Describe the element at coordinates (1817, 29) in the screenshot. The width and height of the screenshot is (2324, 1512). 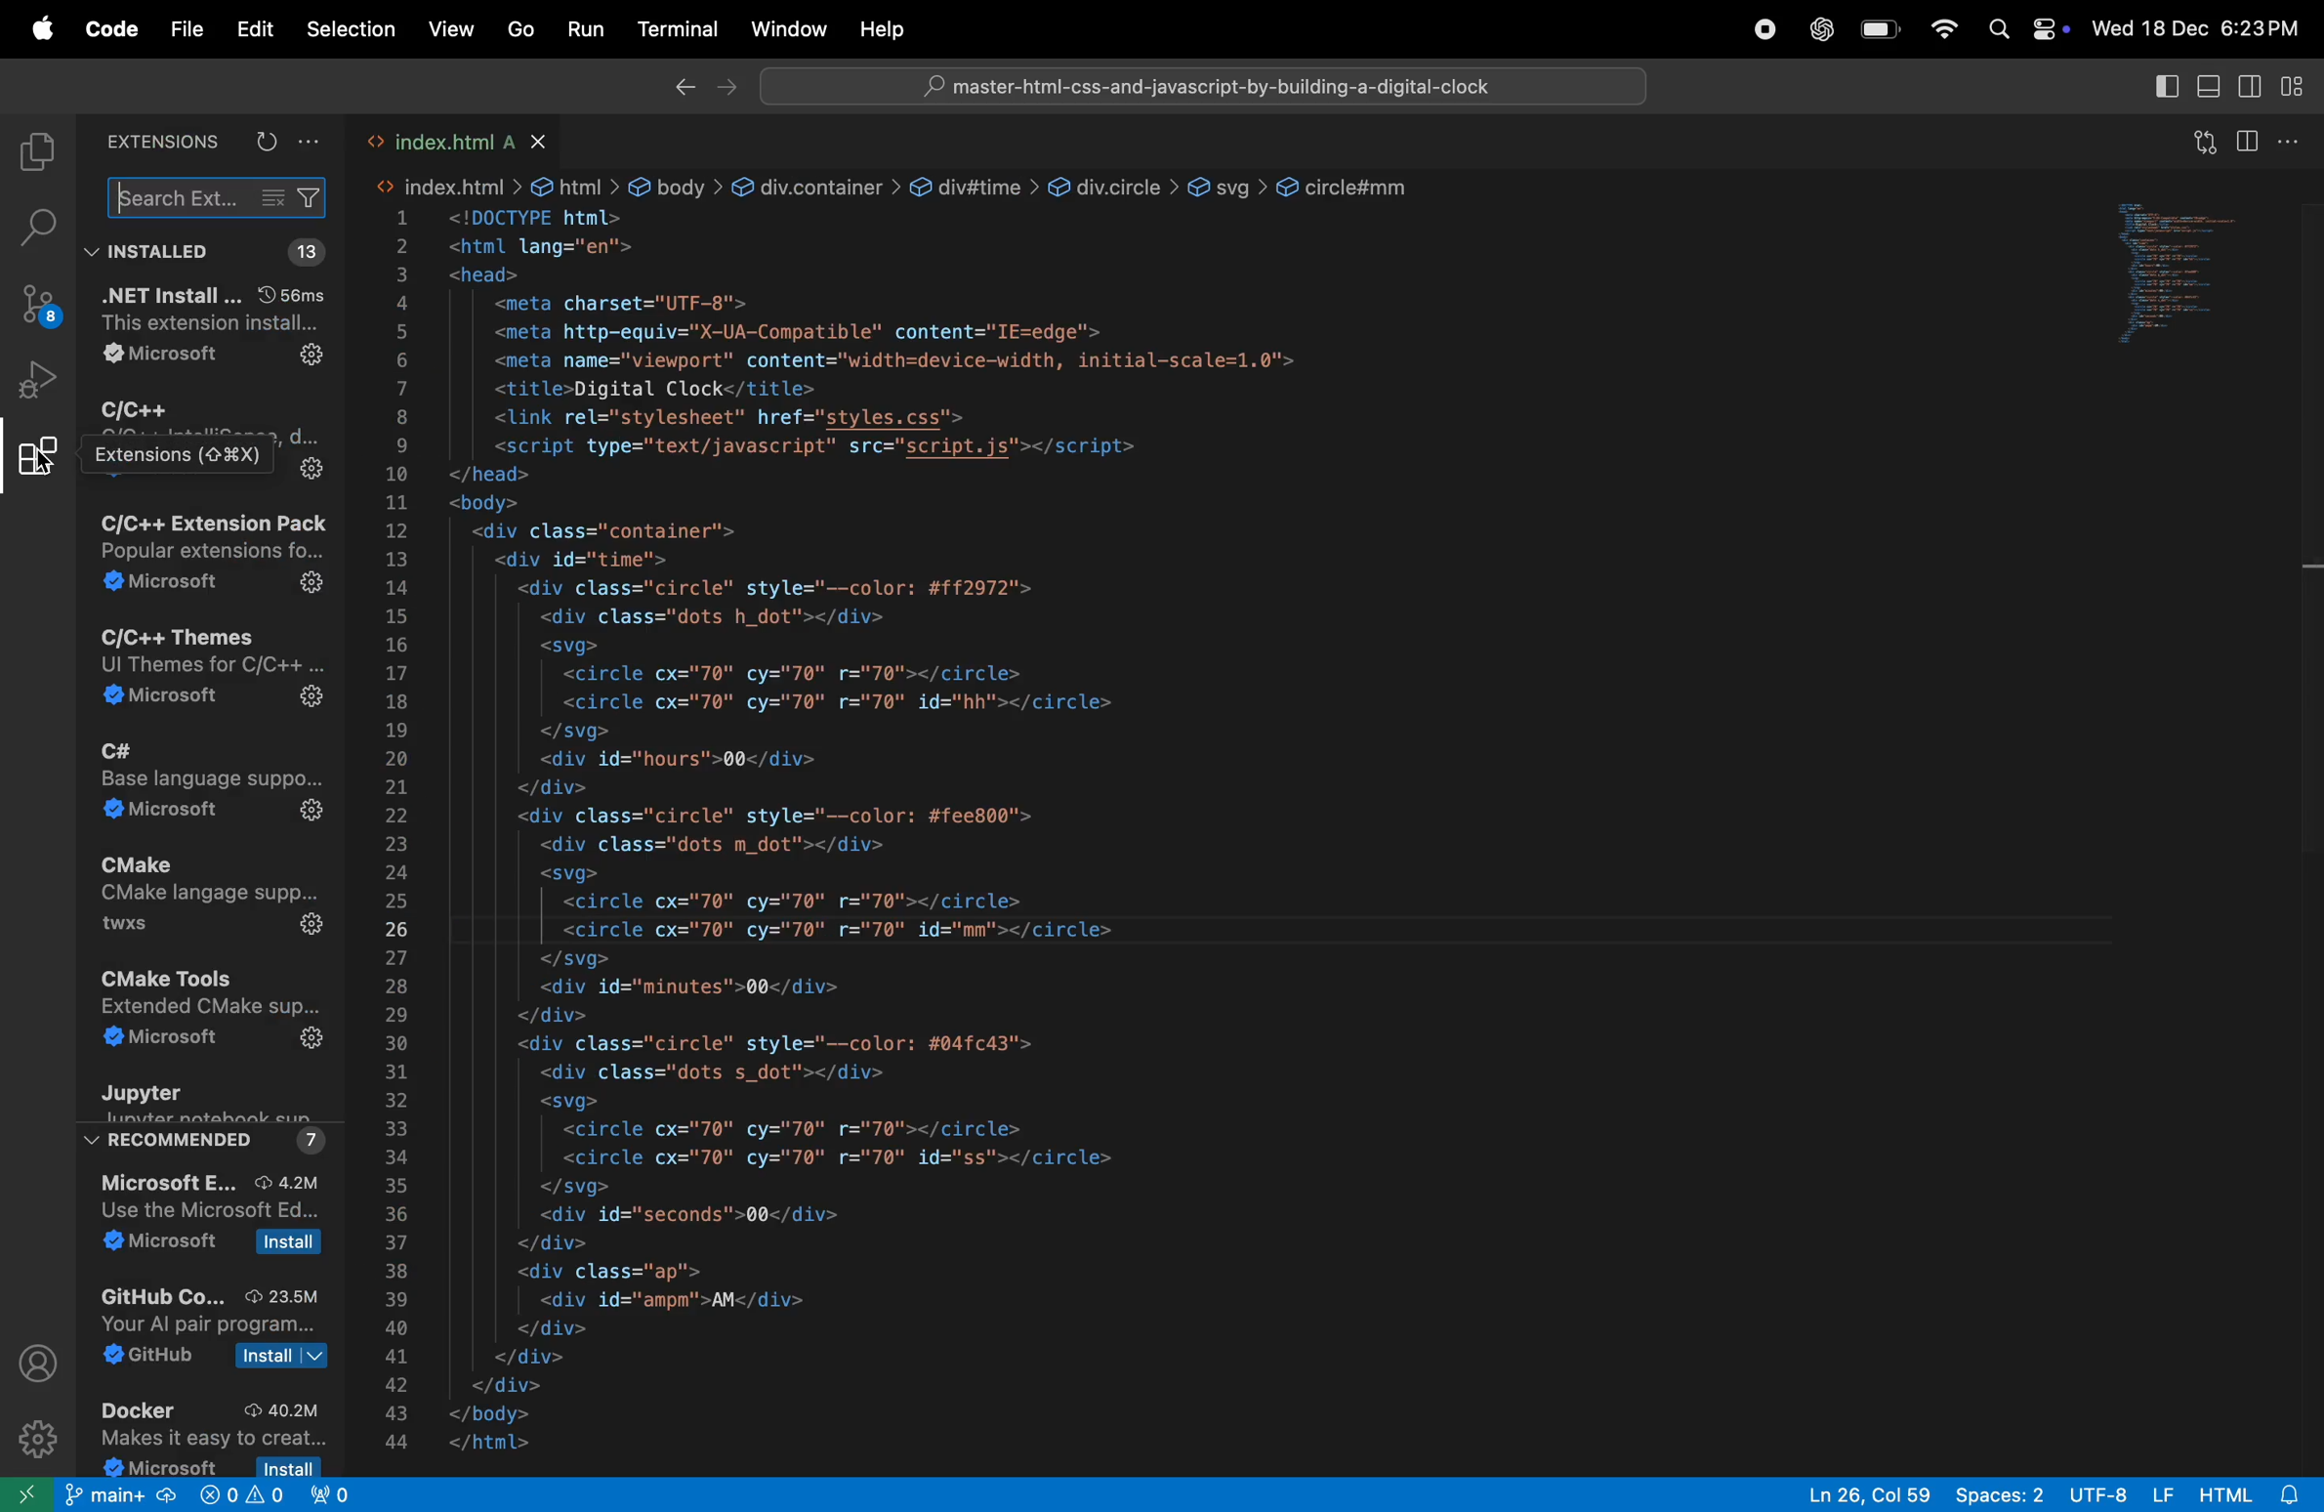
I see `chatgpt` at that location.